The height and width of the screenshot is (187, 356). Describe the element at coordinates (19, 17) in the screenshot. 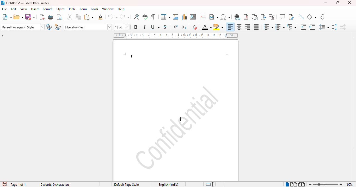

I see `open` at that location.